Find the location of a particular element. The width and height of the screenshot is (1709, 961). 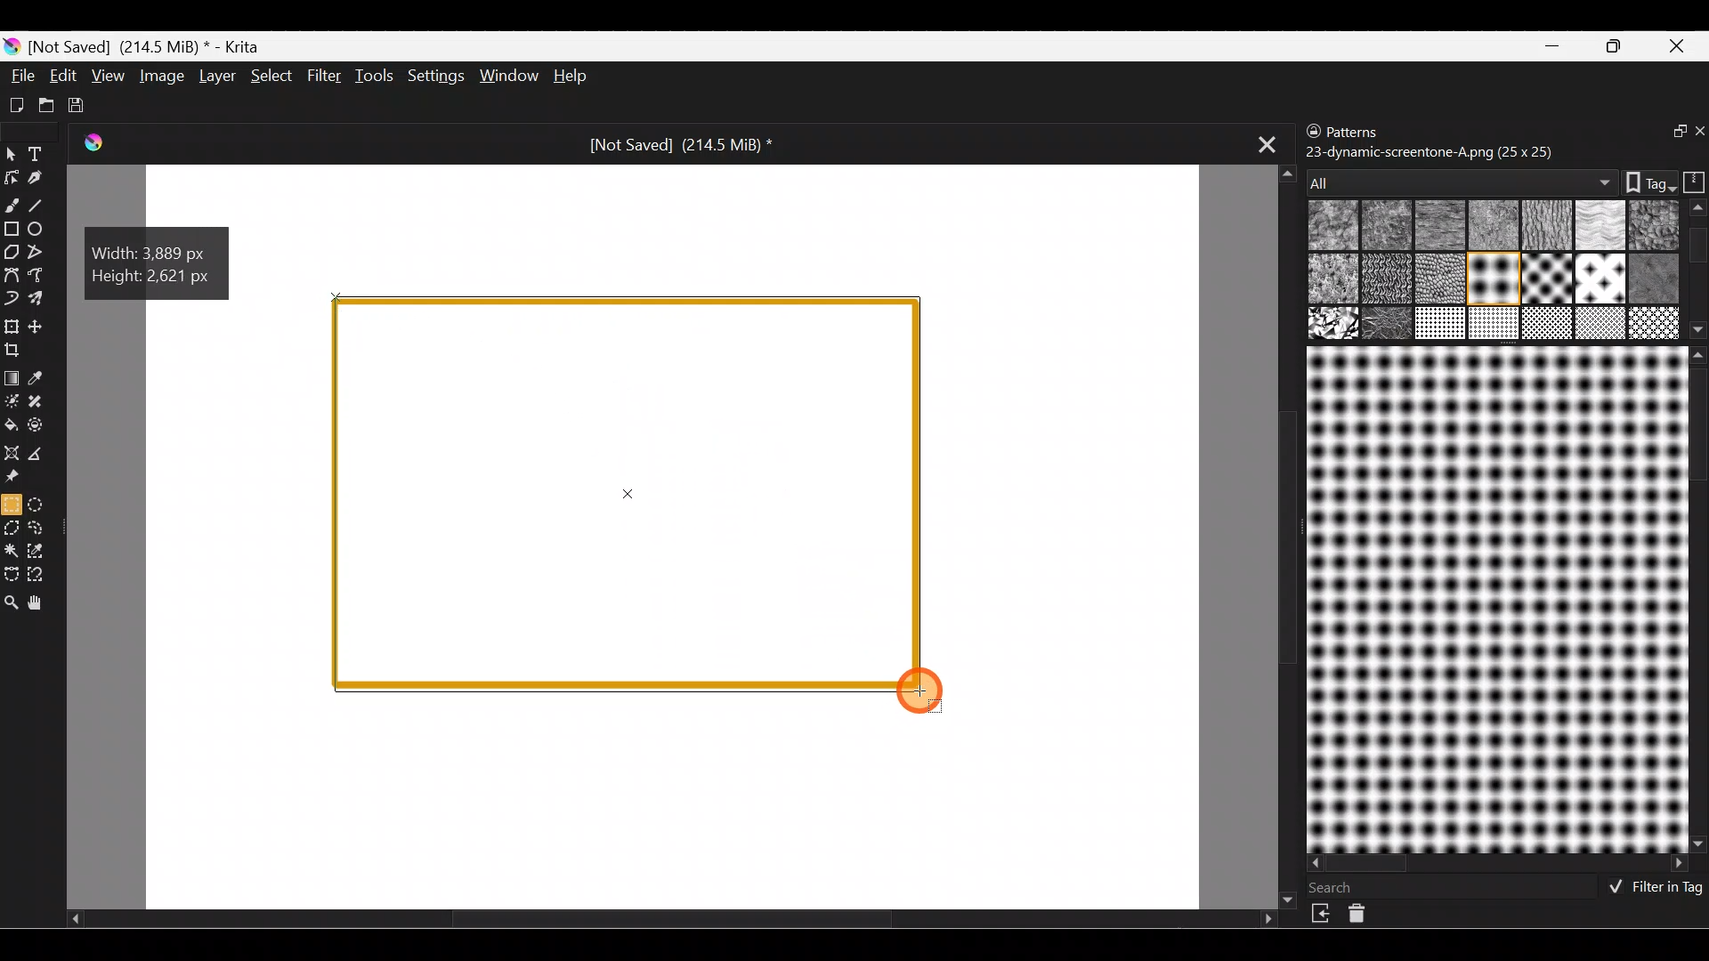

Freehand path tool is located at coordinates (39, 275).